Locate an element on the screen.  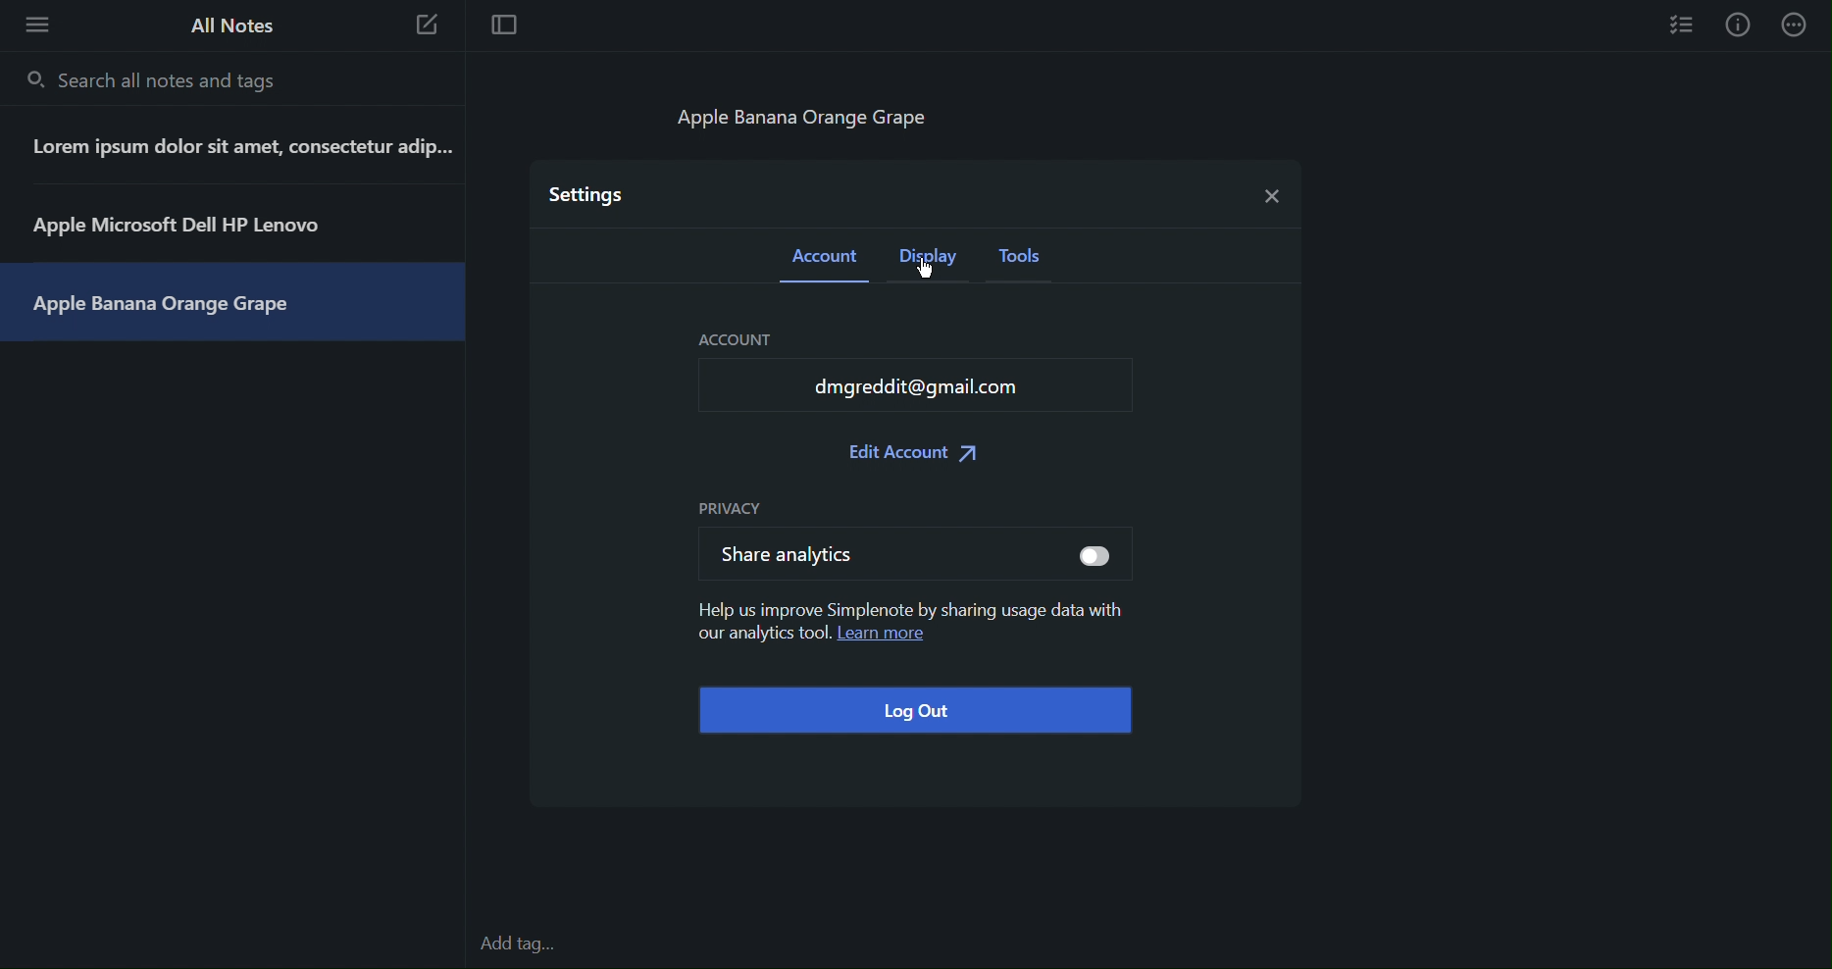
Log Out is located at coordinates (912, 711).